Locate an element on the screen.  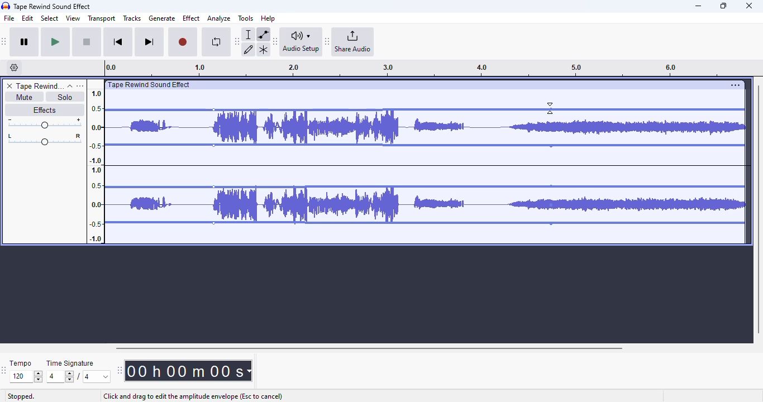
enable looping is located at coordinates (216, 42).